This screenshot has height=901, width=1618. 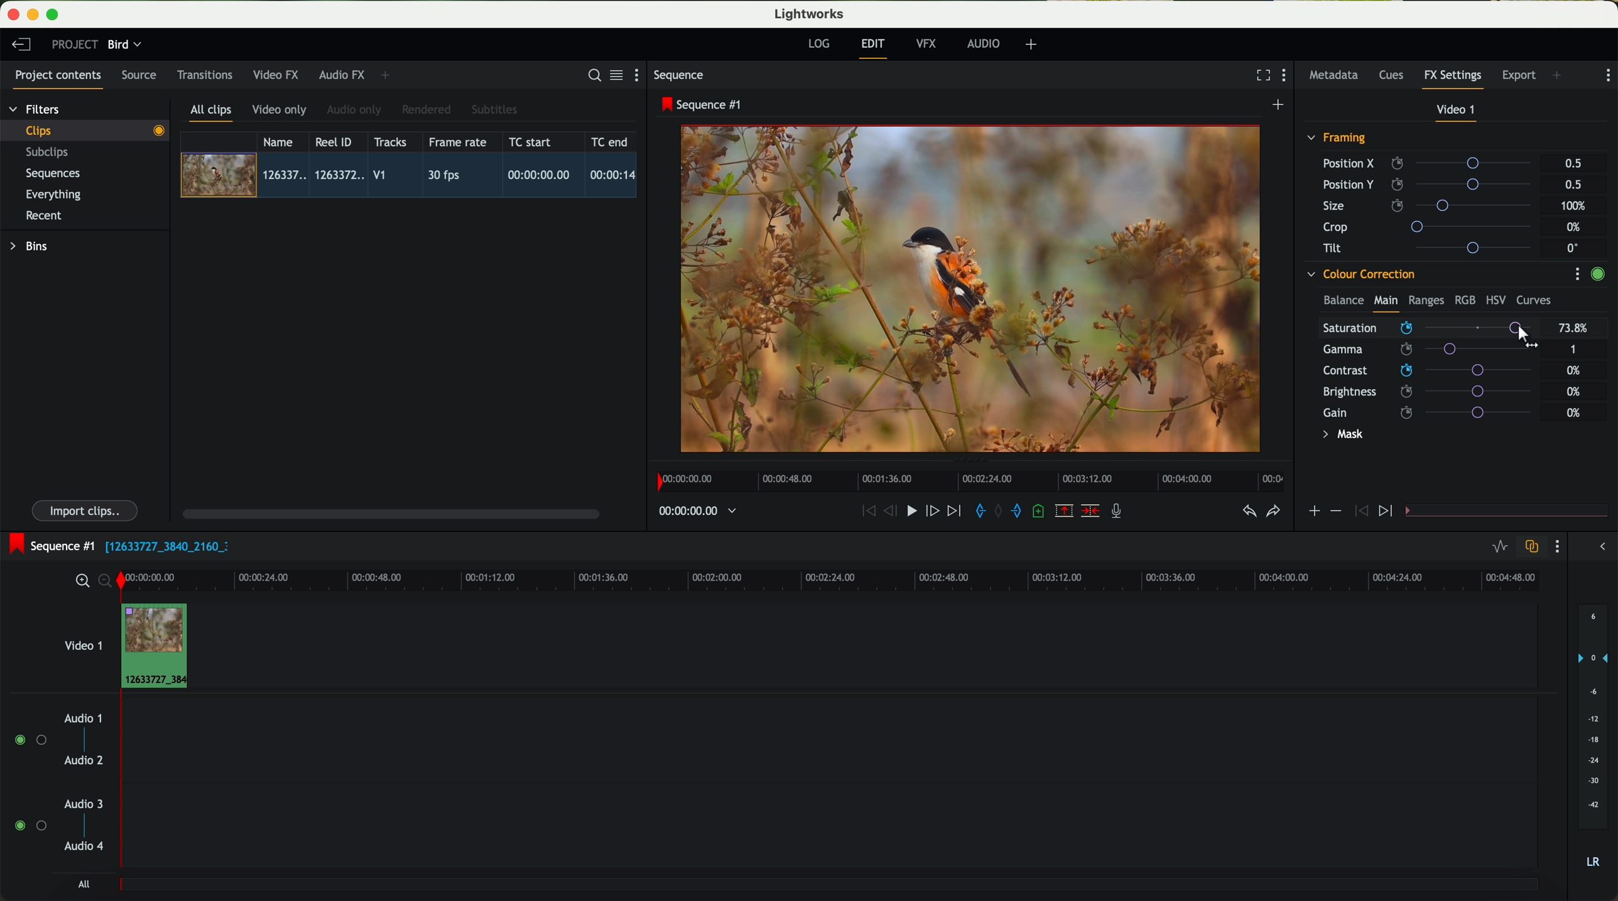 I want to click on maximize program, so click(x=55, y=15).